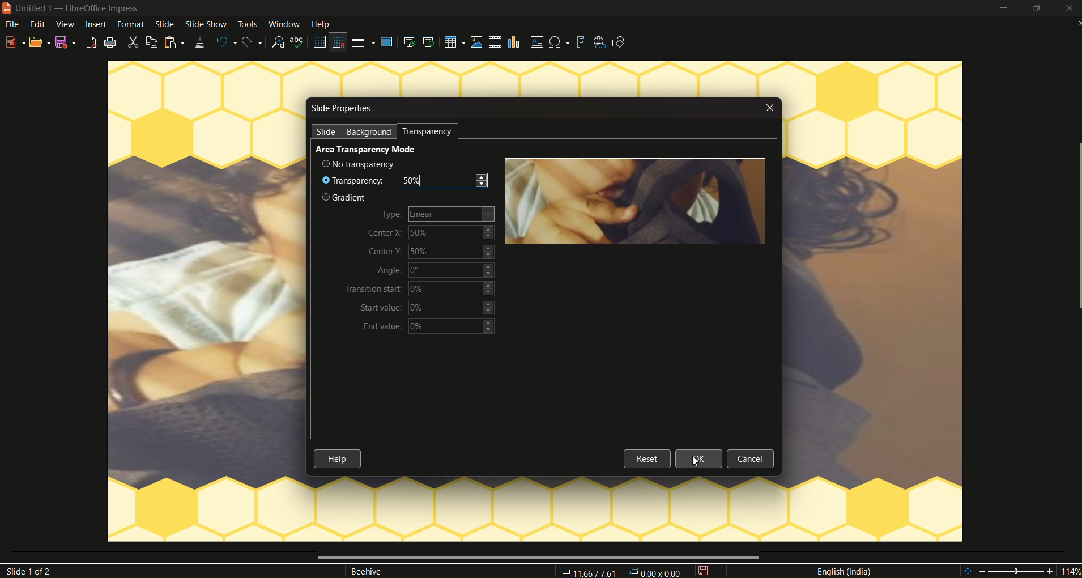  Describe the element at coordinates (485, 186) in the screenshot. I see `decrease transparency` at that location.